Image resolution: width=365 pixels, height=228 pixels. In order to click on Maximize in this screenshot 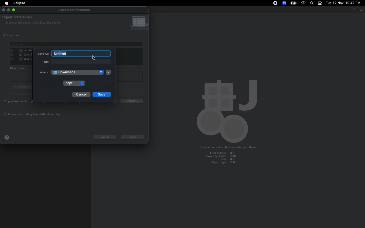, I will do `click(362, 10)`.